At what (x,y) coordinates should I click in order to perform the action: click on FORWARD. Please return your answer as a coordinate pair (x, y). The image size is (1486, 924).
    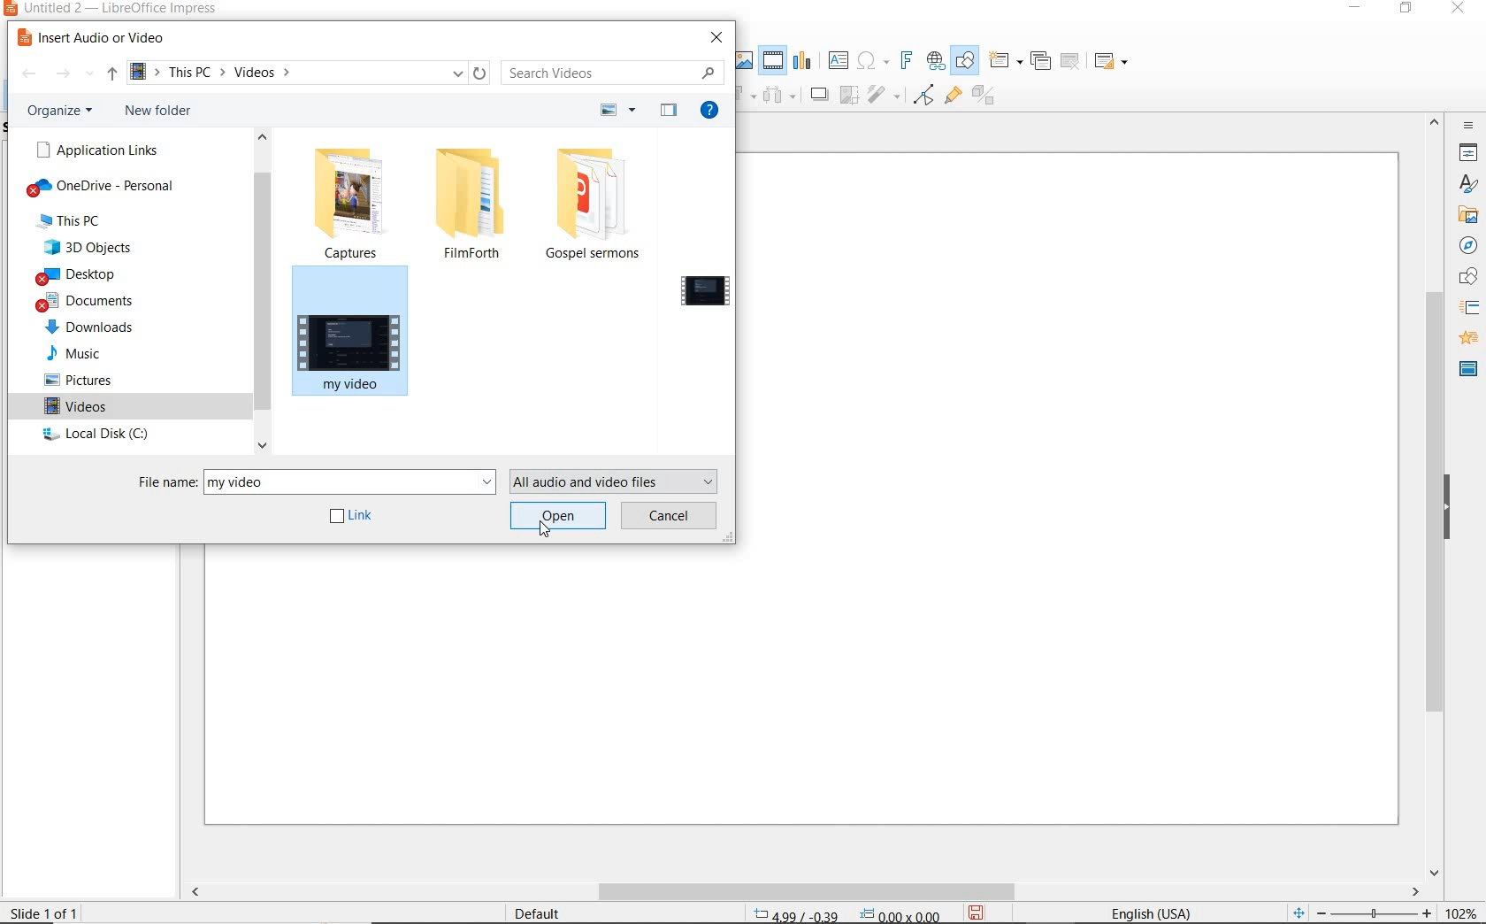
    Looking at the image, I should click on (64, 74).